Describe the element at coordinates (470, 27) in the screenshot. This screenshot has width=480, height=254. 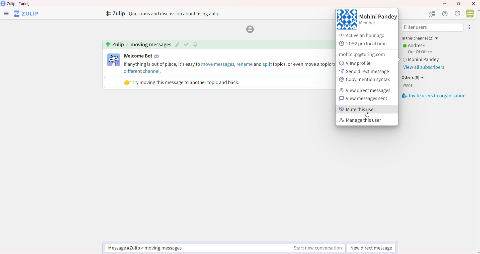
I see `menu` at that location.